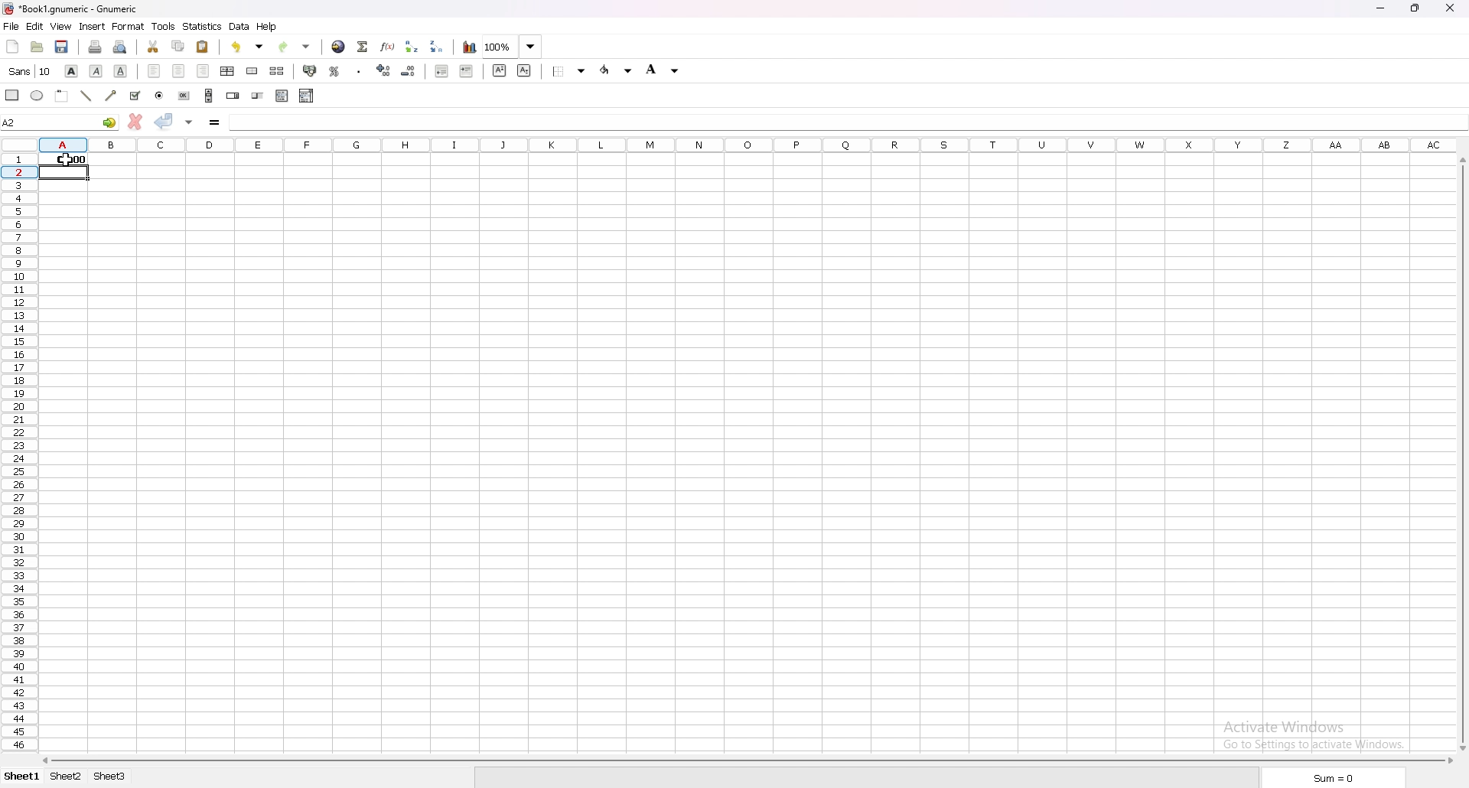 This screenshot has height=788, width=1469. I want to click on combo box, so click(306, 96).